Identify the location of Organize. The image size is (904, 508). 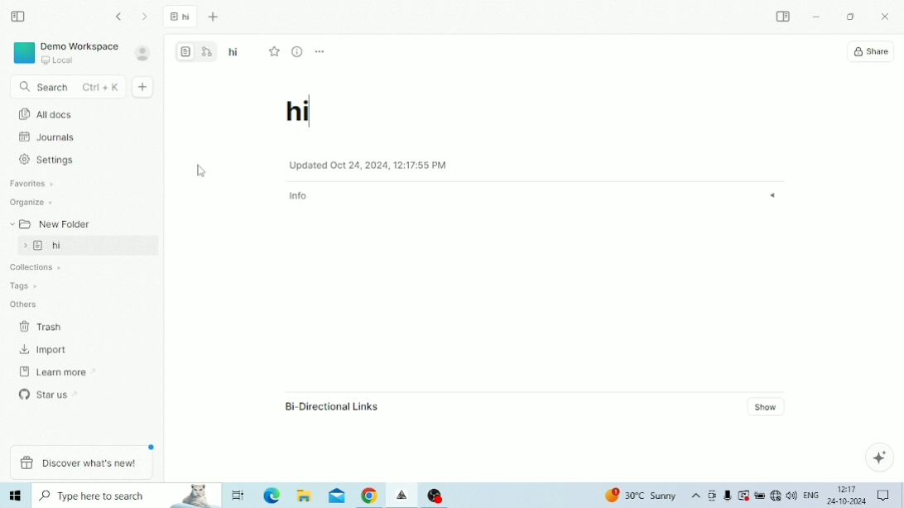
(32, 203).